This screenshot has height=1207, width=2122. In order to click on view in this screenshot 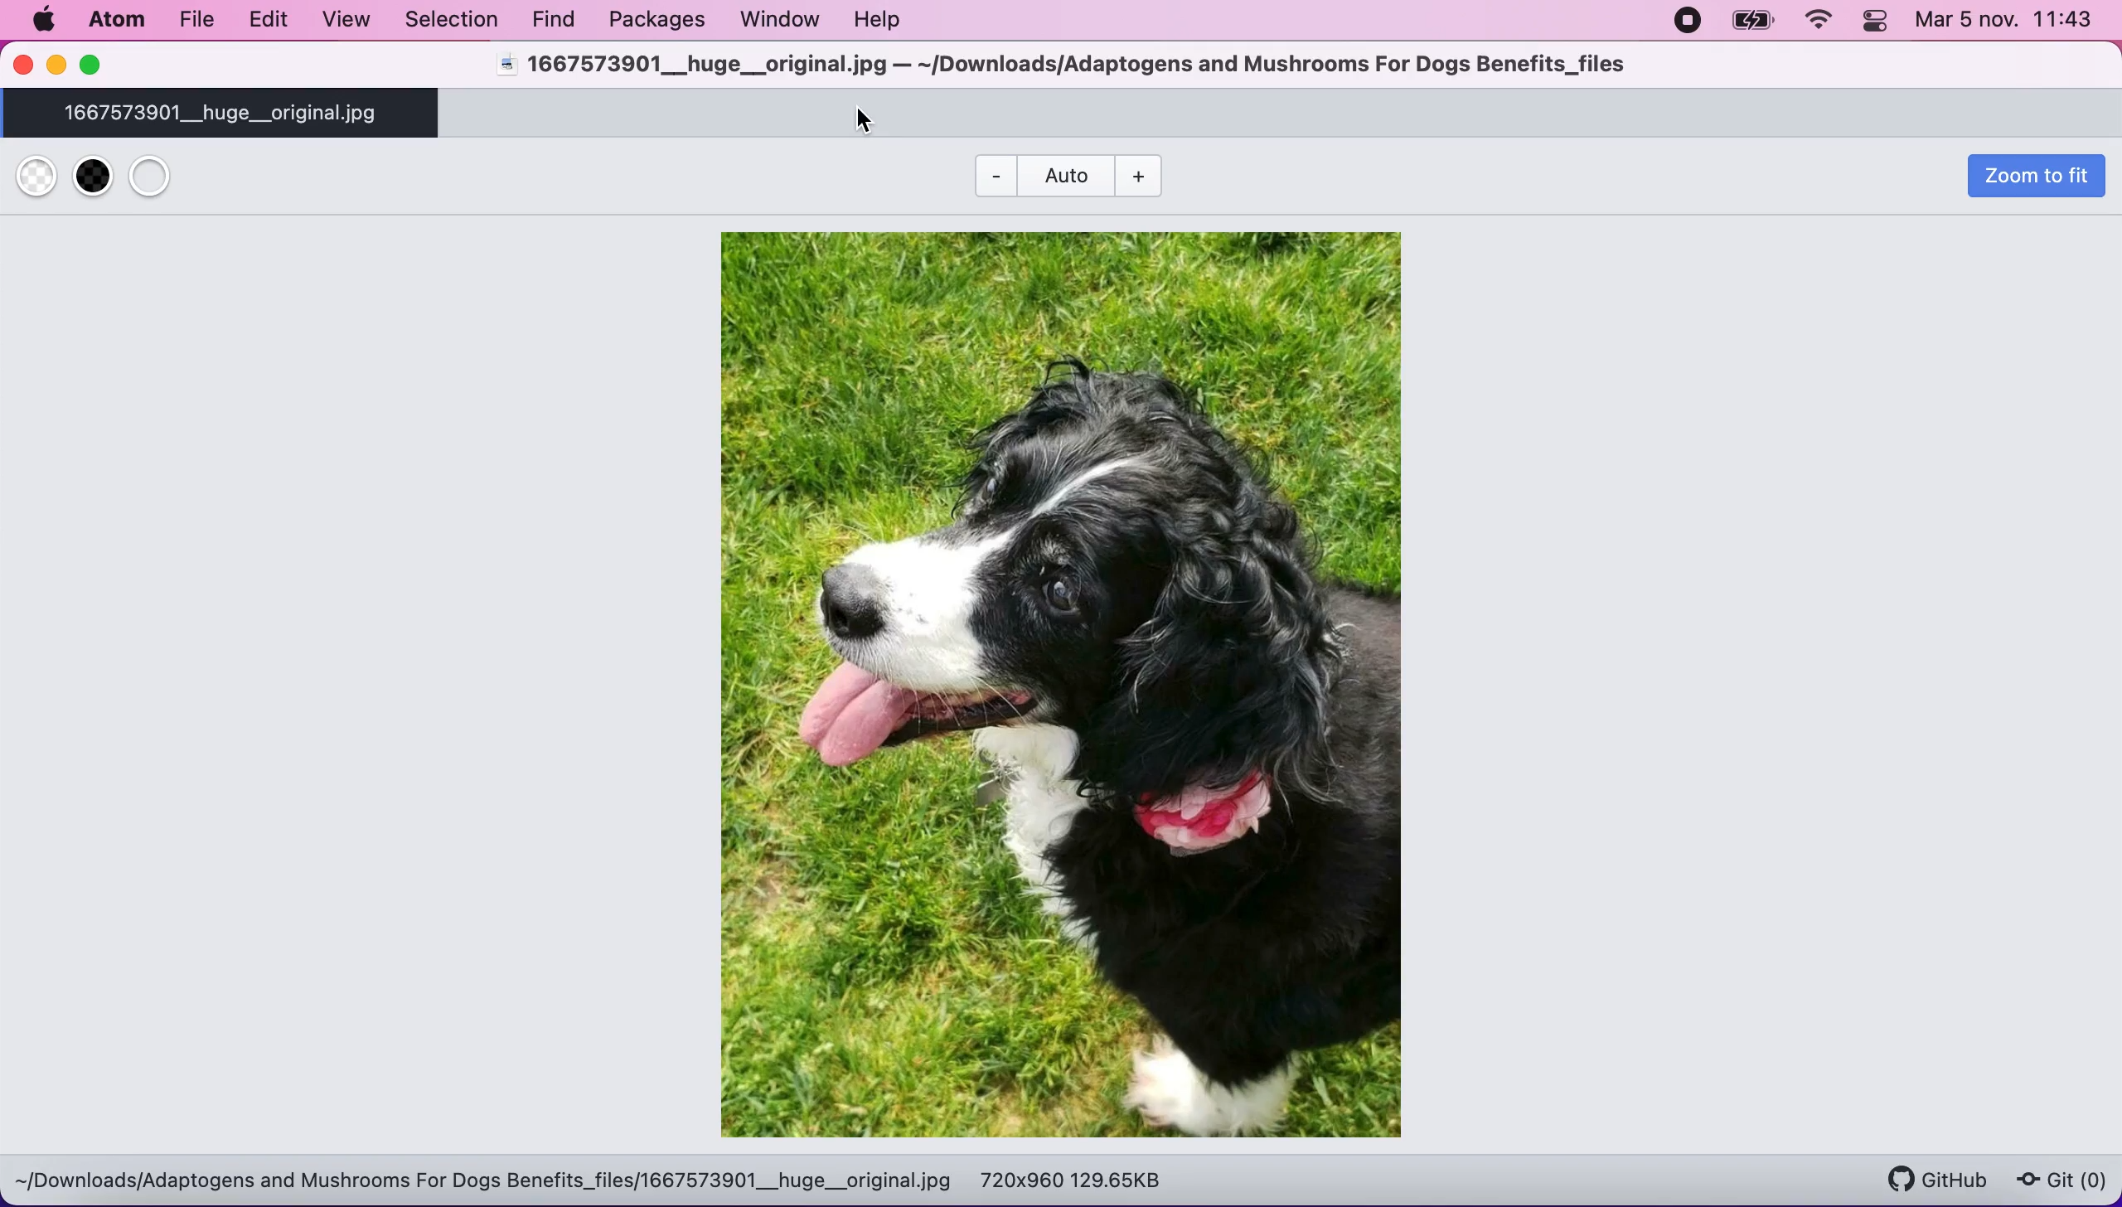, I will do `click(342, 22)`.